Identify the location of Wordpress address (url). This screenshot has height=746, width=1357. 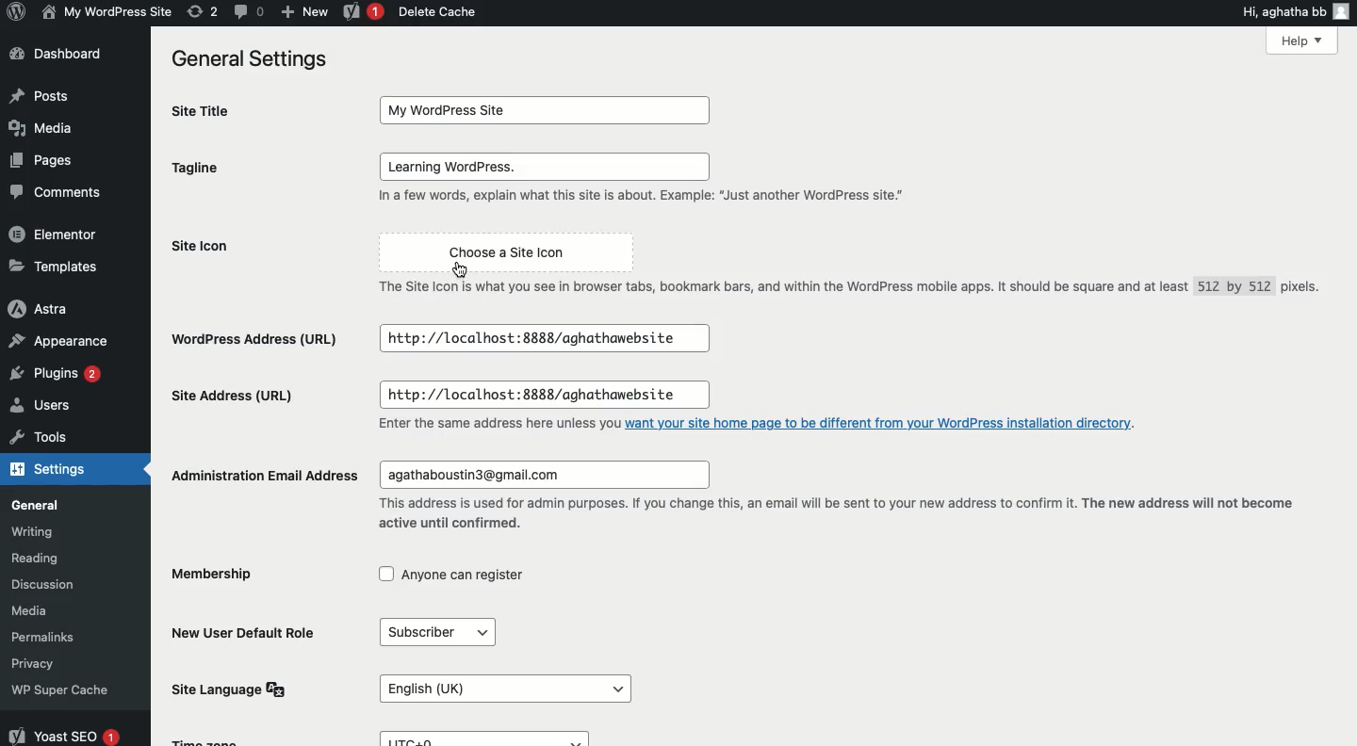
(254, 338).